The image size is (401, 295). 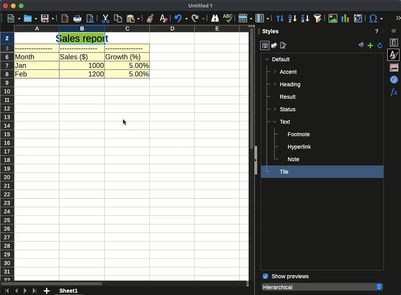 What do you see at coordinates (214, 18) in the screenshot?
I see `finder` at bounding box center [214, 18].